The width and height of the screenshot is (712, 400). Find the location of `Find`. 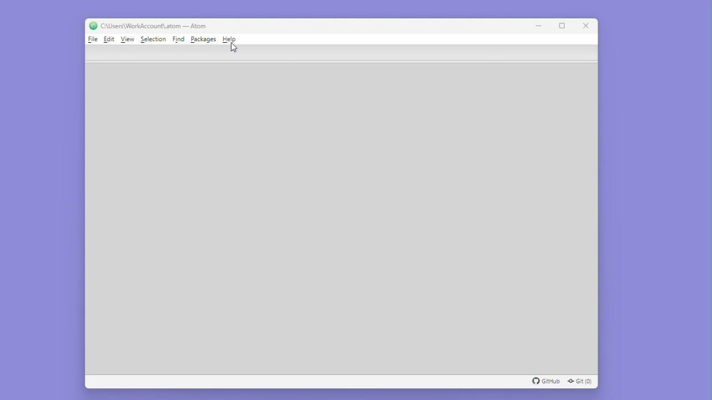

Find is located at coordinates (179, 39).